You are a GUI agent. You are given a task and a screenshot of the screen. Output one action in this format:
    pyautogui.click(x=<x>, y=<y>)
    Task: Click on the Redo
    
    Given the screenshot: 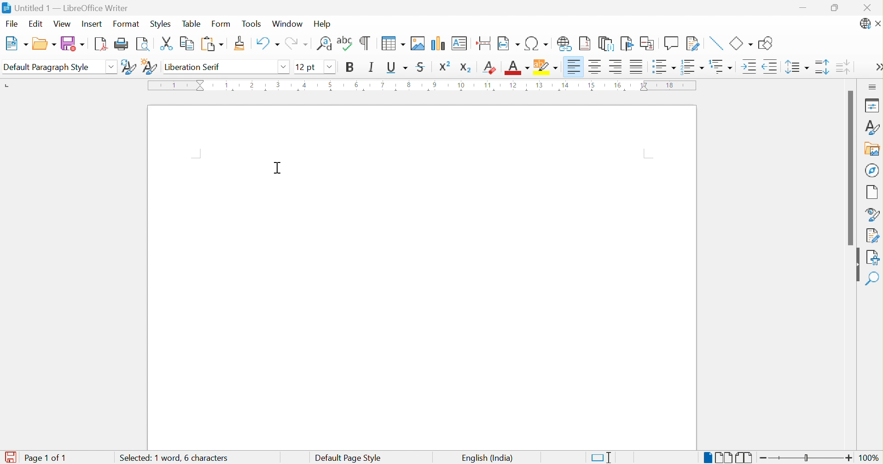 What is the action you would take?
    pyautogui.click(x=296, y=44)
    